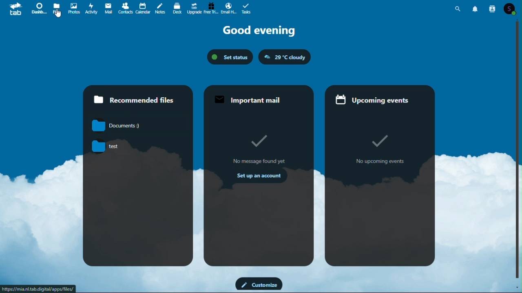  Describe the element at coordinates (256, 140) in the screenshot. I see `Visuals` at that location.